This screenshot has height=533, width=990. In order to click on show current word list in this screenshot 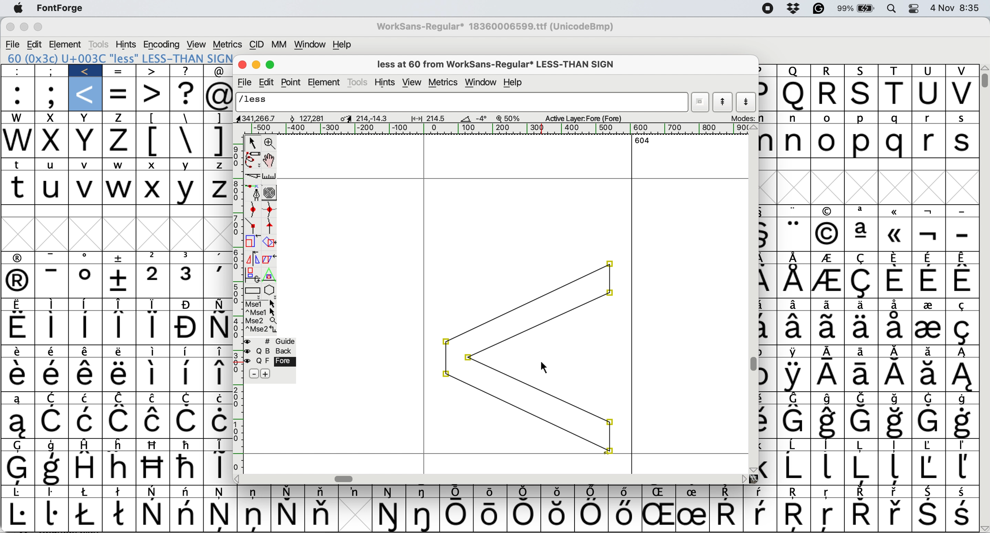, I will do `click(702, 102)`.